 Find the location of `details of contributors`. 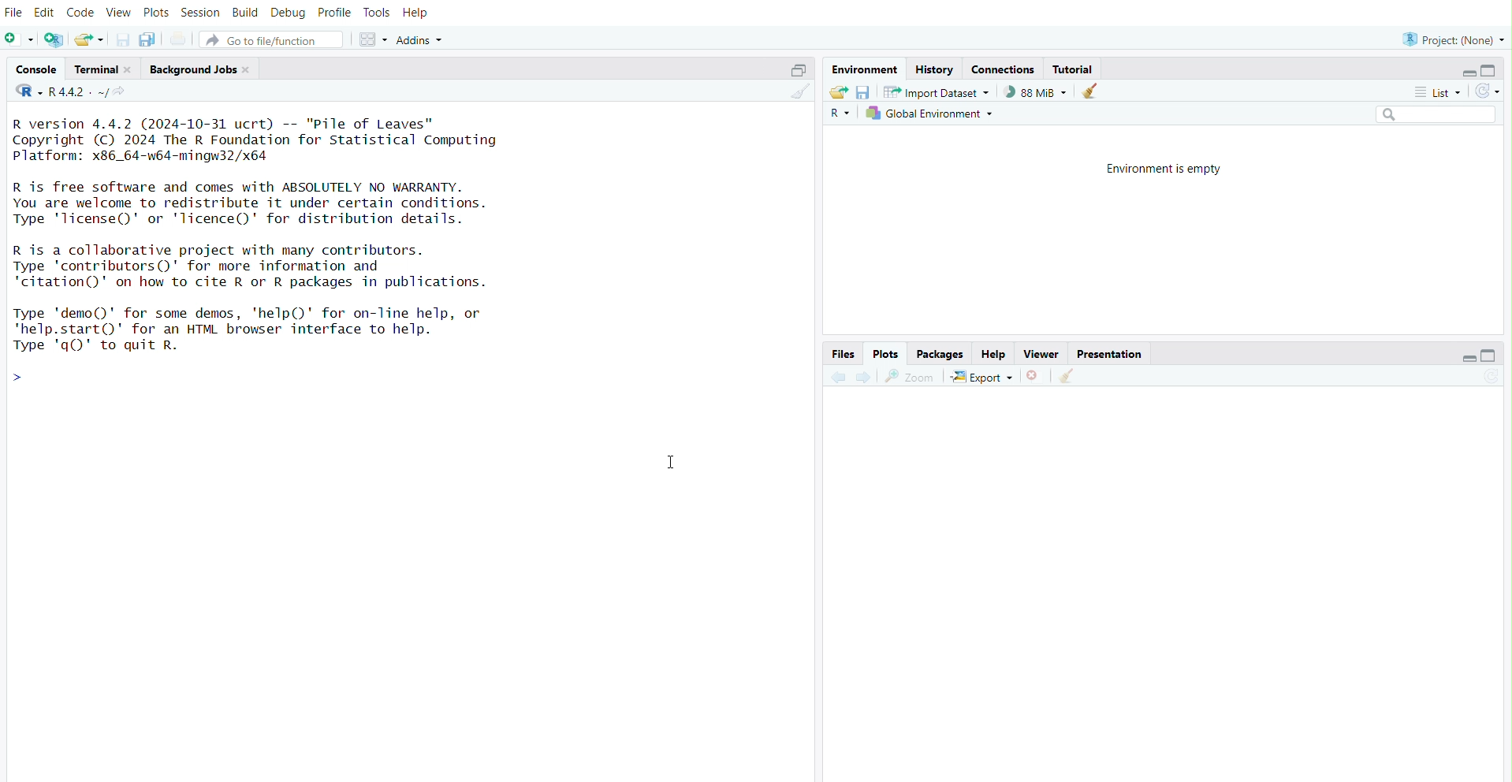

details of contributors is located at coordinates (289, 266).